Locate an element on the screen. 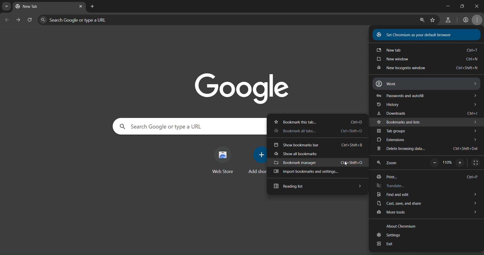 Image resolution: width=484 pixels, height=255 pixels. Google logo is located at coordinates (243, 86).